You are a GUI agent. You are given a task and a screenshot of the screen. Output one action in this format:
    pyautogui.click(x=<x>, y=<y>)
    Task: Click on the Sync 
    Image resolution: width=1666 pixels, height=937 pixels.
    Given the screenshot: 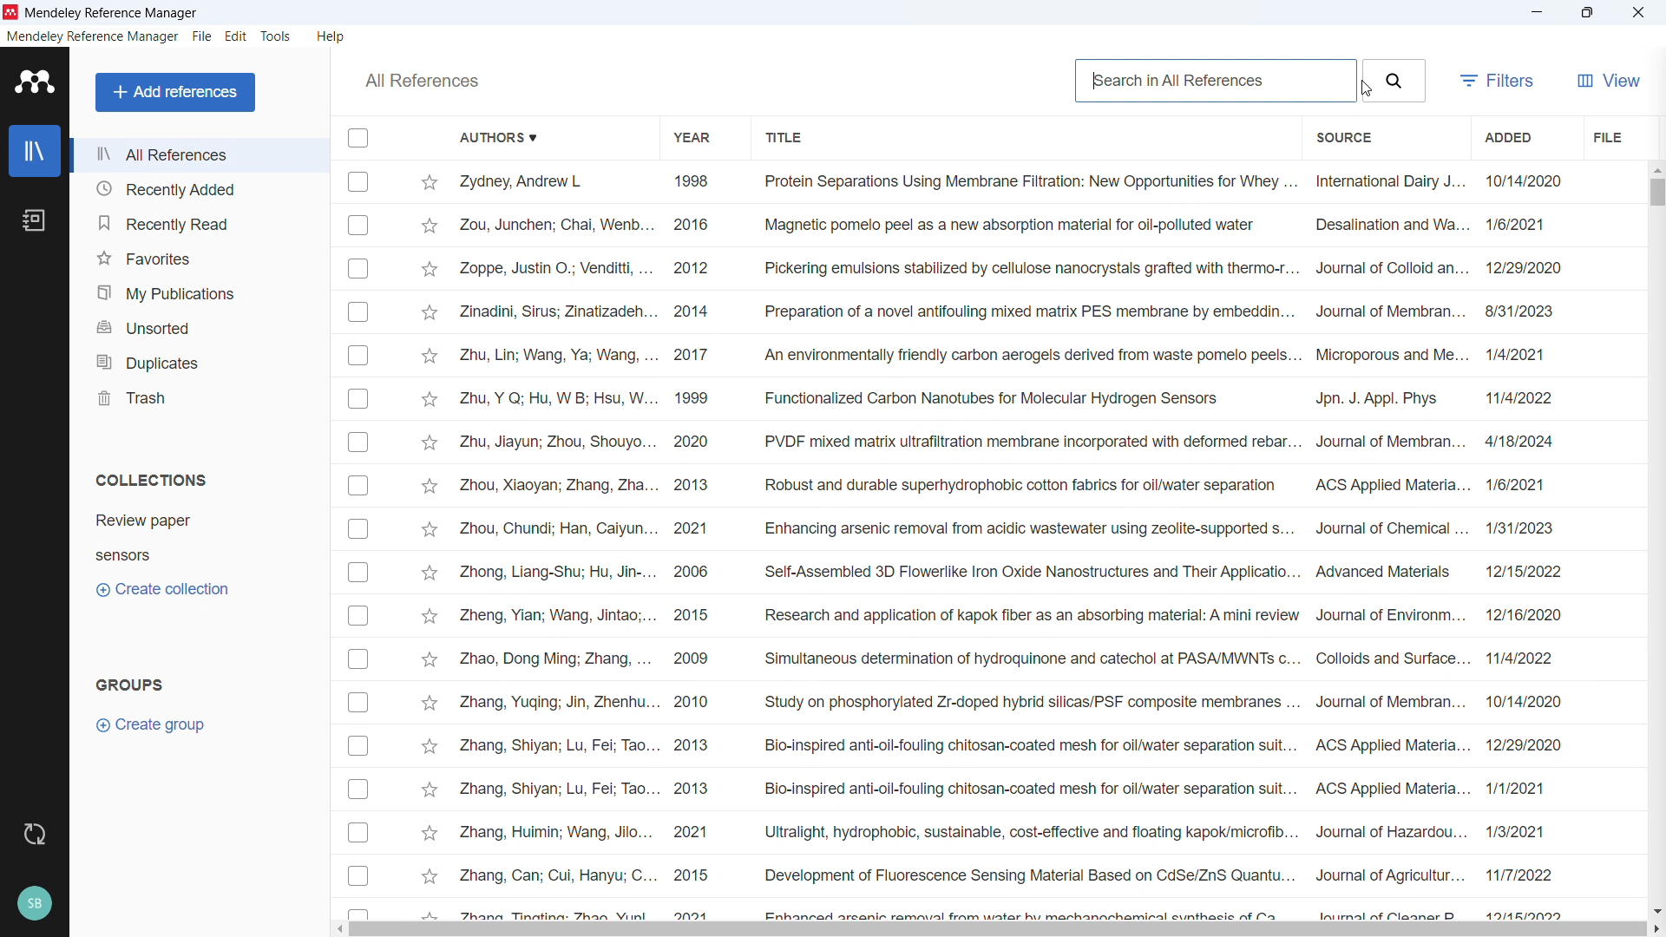 What is the action you would take?
    pyautogui.click(x=31, y=835)
    